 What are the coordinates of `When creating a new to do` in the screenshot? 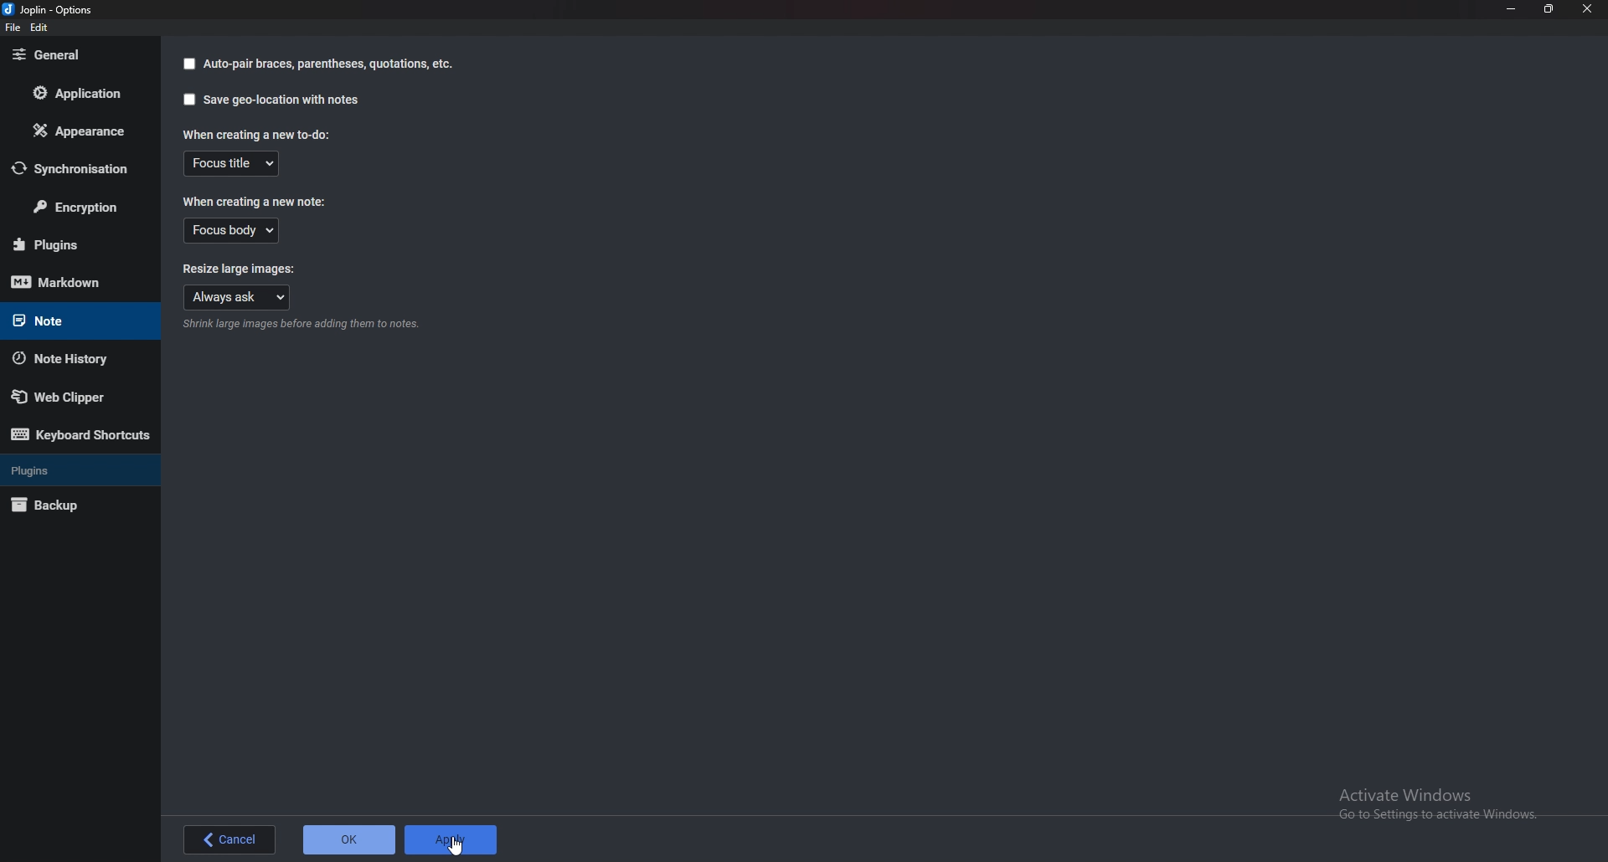 It's located at (255, 134).